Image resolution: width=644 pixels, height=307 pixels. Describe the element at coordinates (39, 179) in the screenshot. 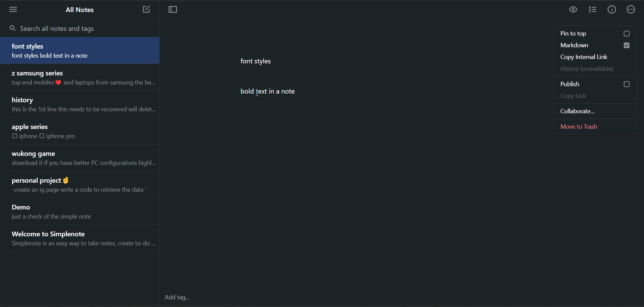

I see `personal project @` at that location.